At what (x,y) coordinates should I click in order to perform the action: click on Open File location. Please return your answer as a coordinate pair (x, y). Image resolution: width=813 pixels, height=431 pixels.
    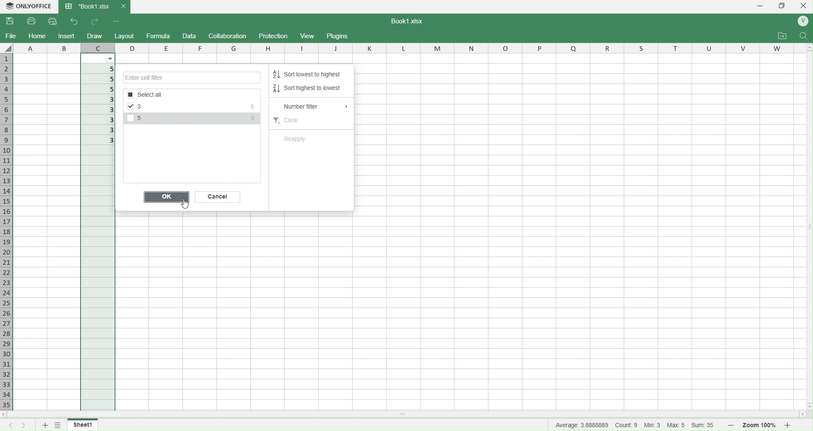
    Looking at the image, I should click on (782, 36).